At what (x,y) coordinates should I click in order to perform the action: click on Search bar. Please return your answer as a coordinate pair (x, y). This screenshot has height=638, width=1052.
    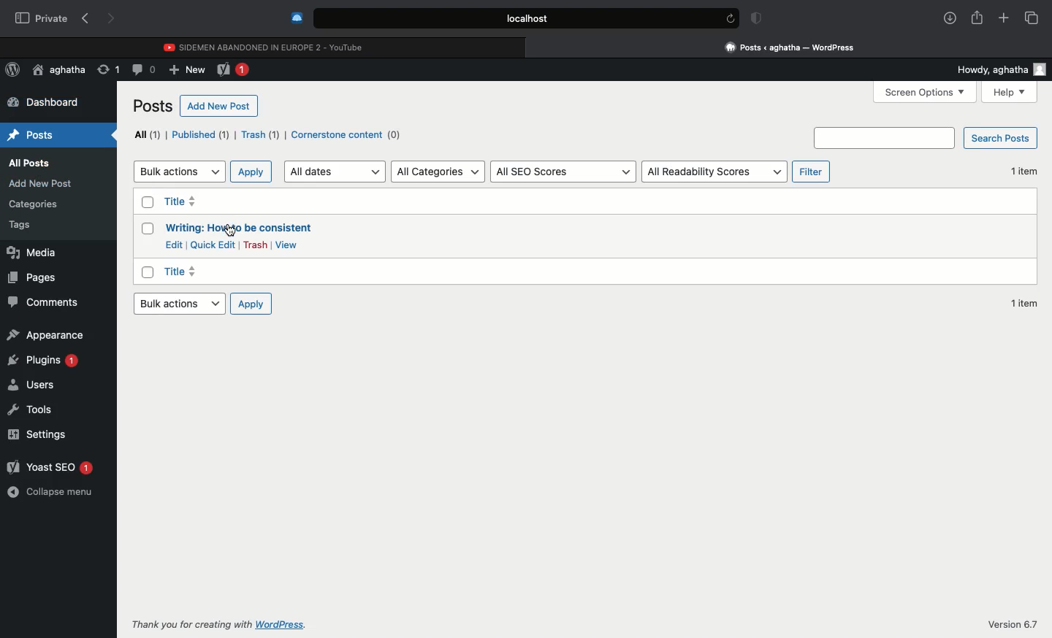
    Looking at the image, I should click on (512, 18).